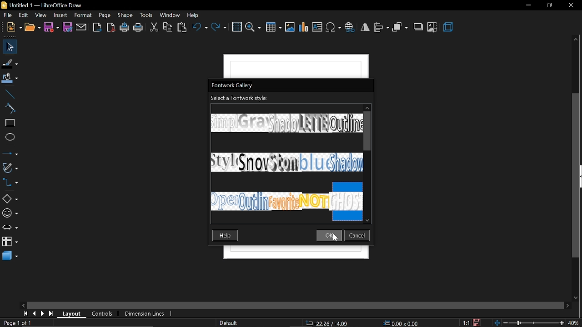 The width and height of the screenshot is (582, 327). Describe the element at coordinates (365, 27) in the screenshot. I see `flip` at that location.